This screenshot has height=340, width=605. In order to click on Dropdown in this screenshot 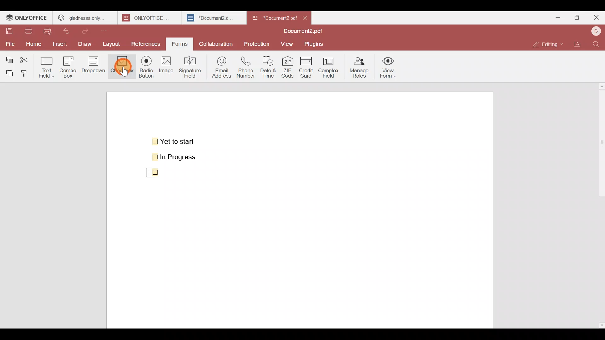, I will do `click(95, 67)`.